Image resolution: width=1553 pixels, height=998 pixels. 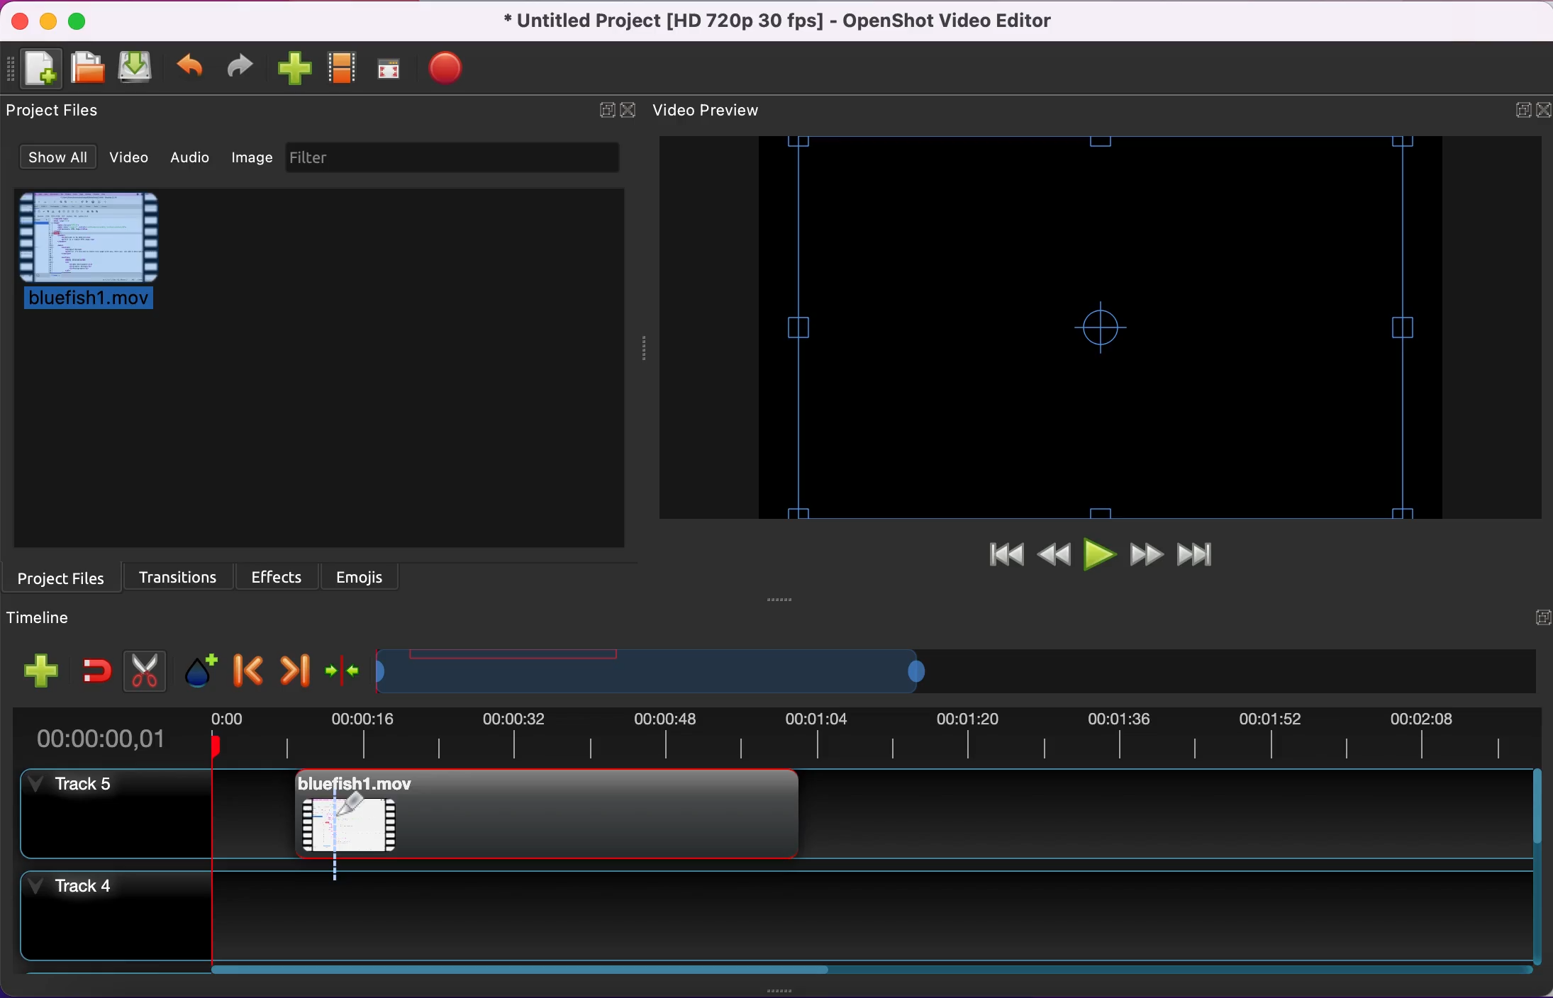 I want to click on minimize, so click(x=50, y=22).